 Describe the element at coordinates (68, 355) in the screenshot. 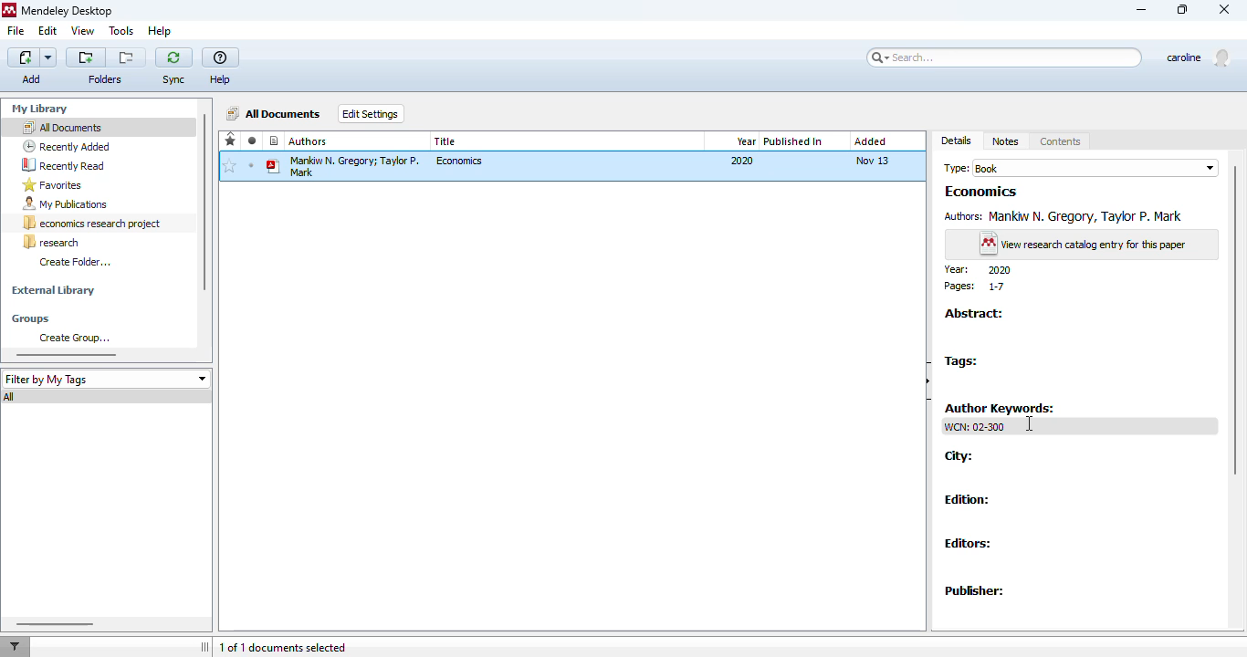

I see `horizontal scroll bar` at that location.